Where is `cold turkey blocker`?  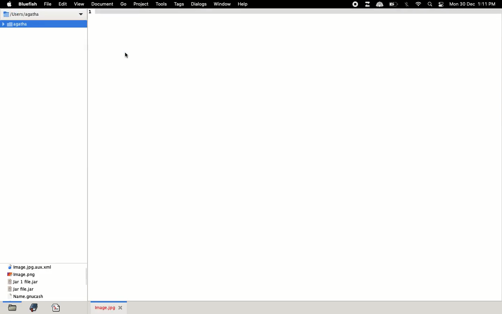
cold turkey blocker is located at coordinates (380, 5).